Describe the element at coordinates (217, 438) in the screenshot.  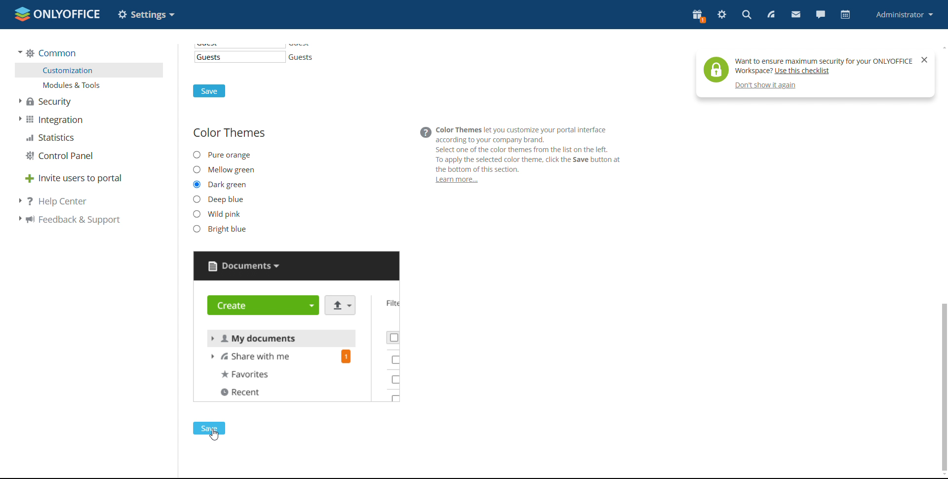
I see `cursor` at that location.